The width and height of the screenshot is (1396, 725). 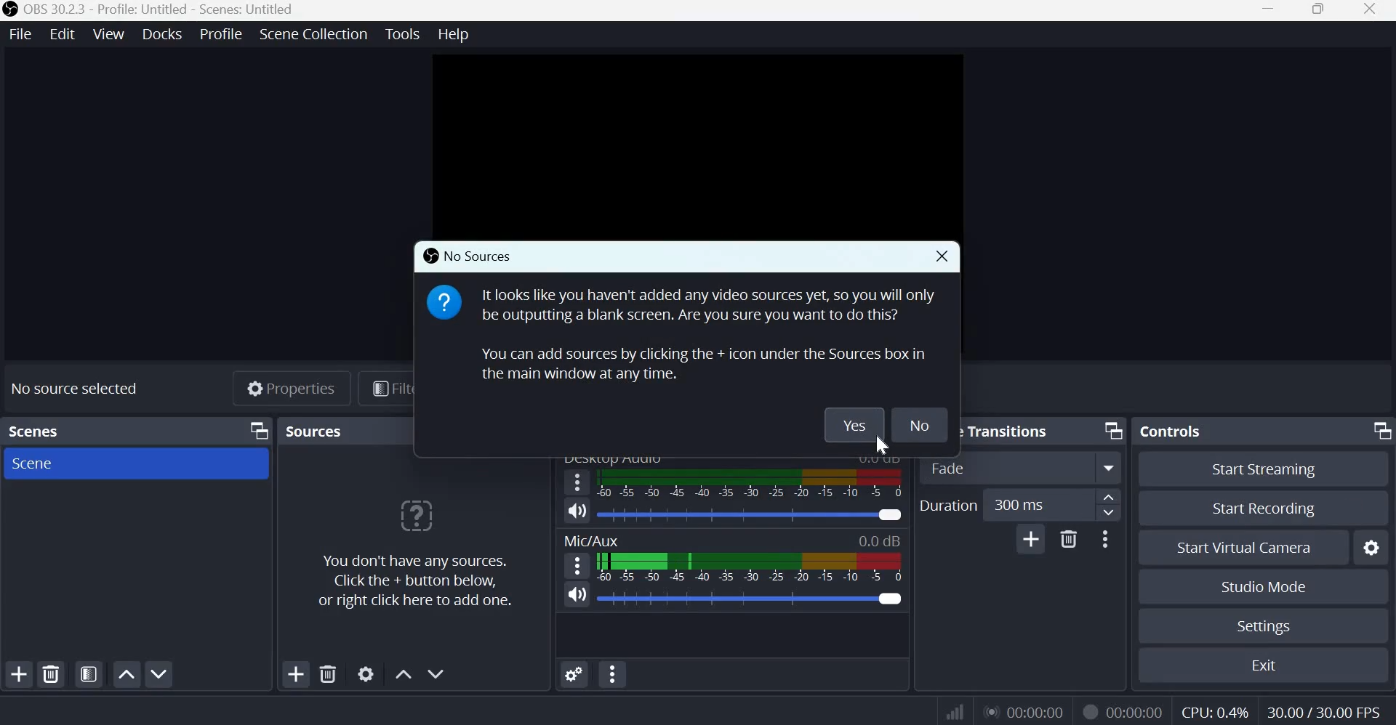 What do you see at coordinates (47, 431) in the screenshot?
I see `Scenes` at bounding box center [47, 431].